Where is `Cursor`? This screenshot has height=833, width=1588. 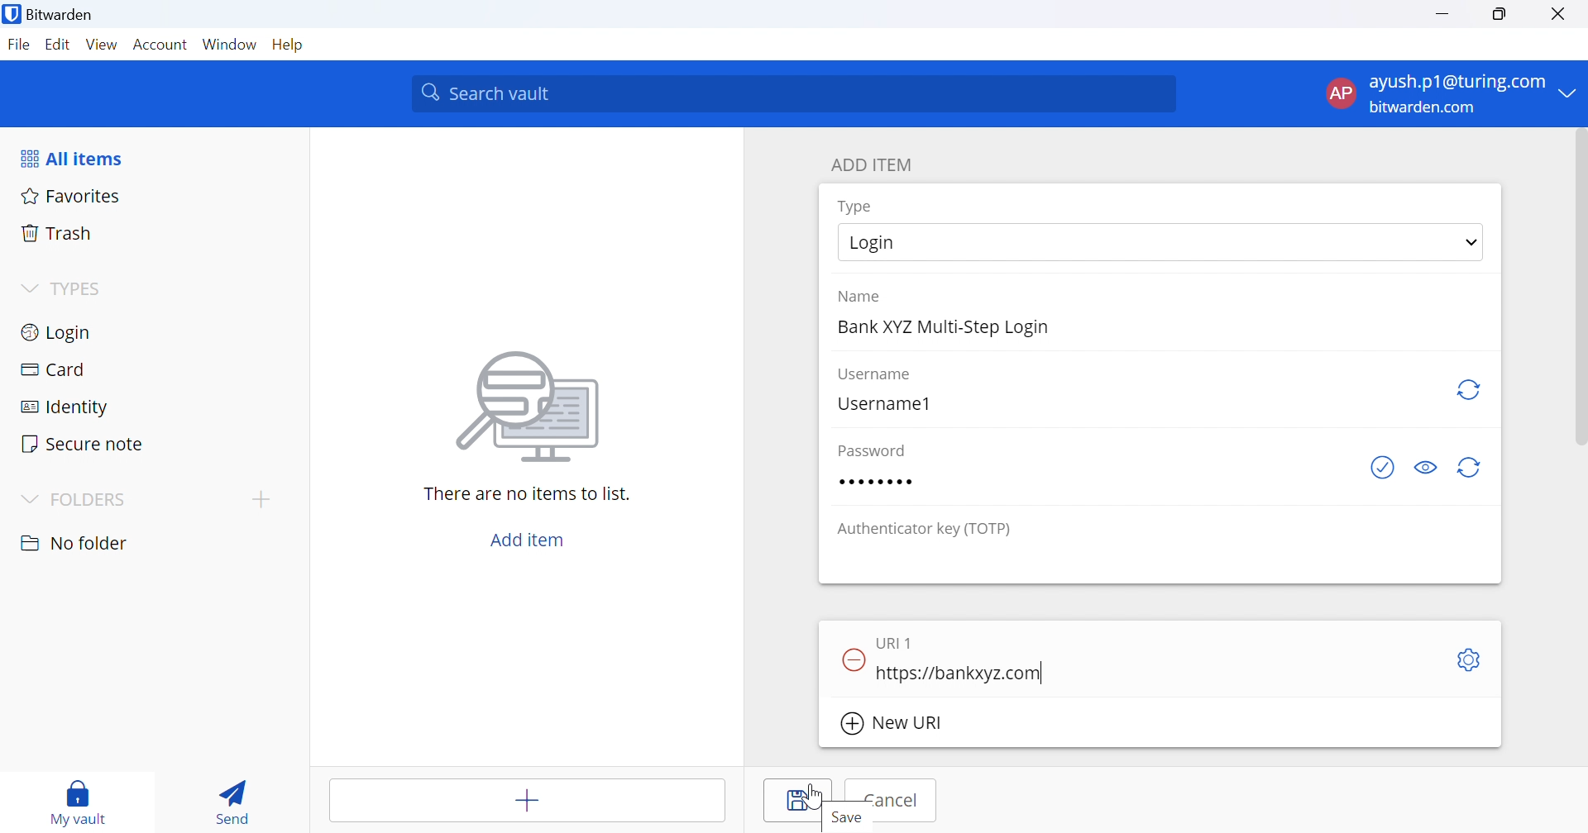
Cursor is located at coordinates (812, 797).